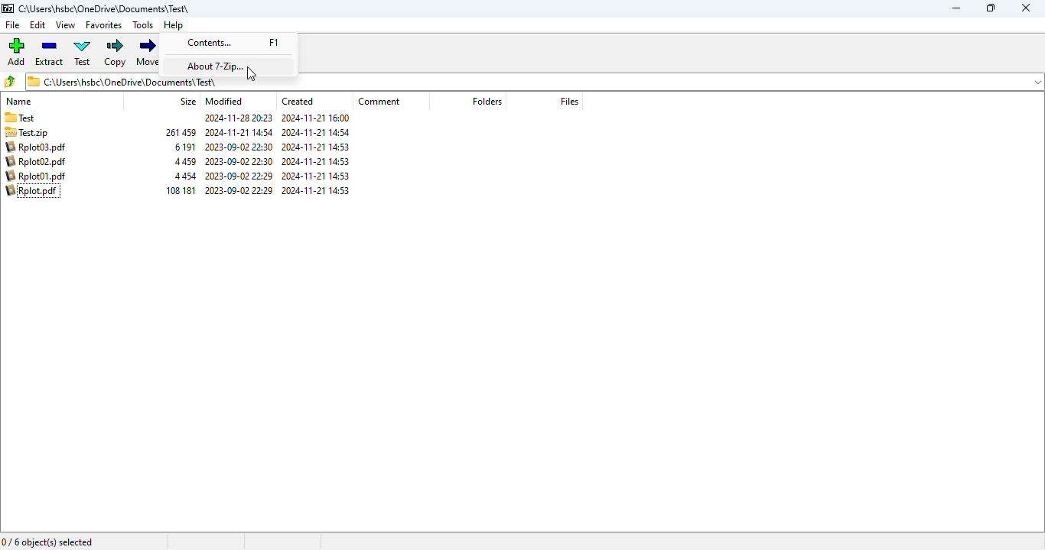  Describe the element at coordinates (37, 25) in the screenshot. I see `edit` at that location.